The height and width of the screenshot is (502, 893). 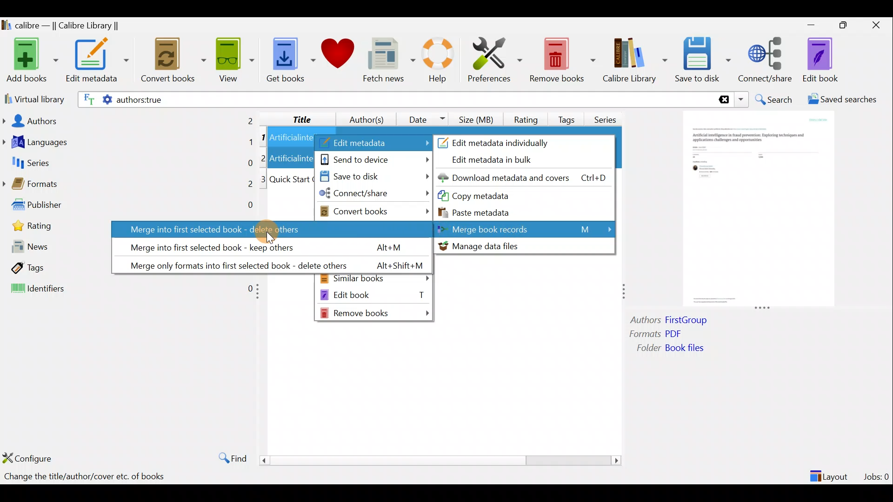 I want to click on Identifiers, so click(x=127, y=289).